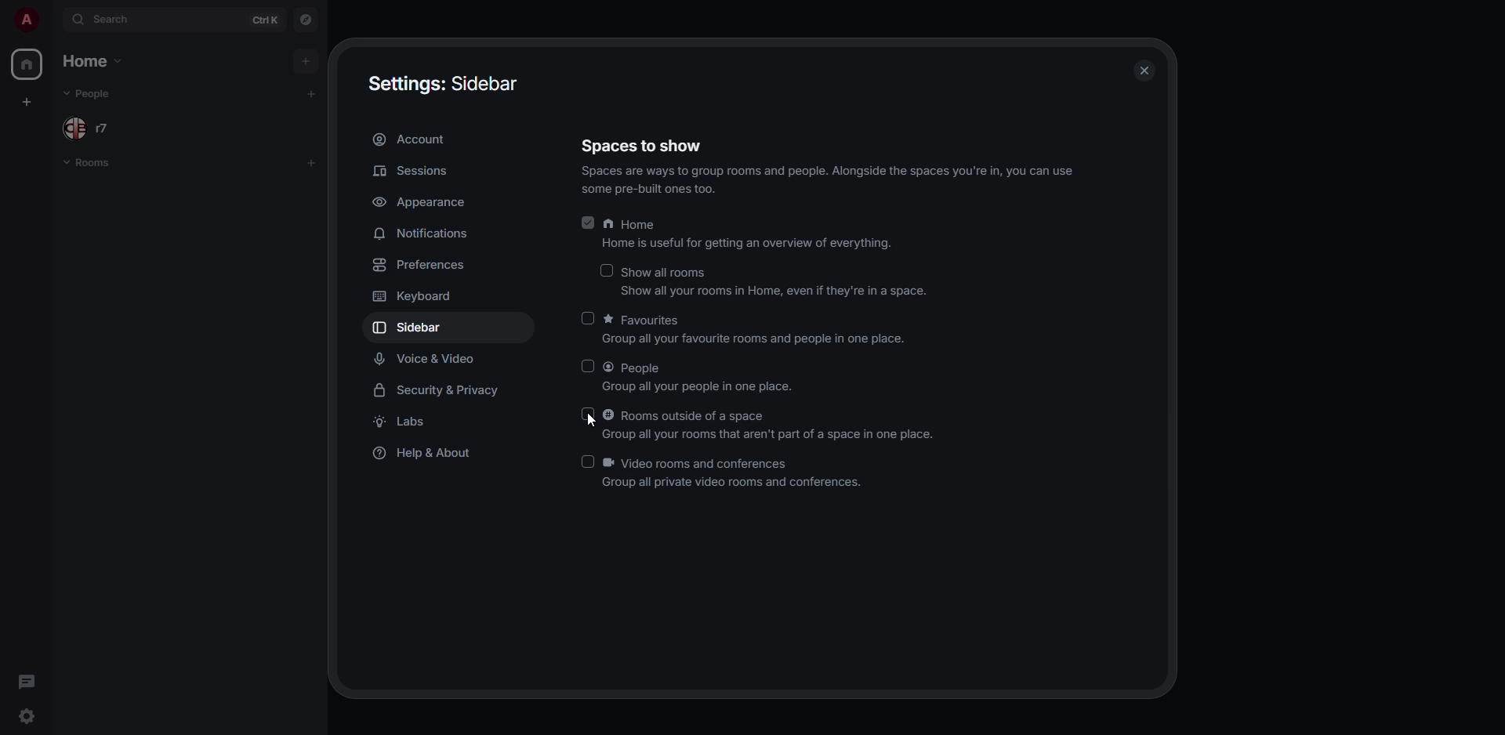 The image size is (1505, 735). Describe the element at coordinates (589, 223) in the screenshot. I see `enabled` at that location.